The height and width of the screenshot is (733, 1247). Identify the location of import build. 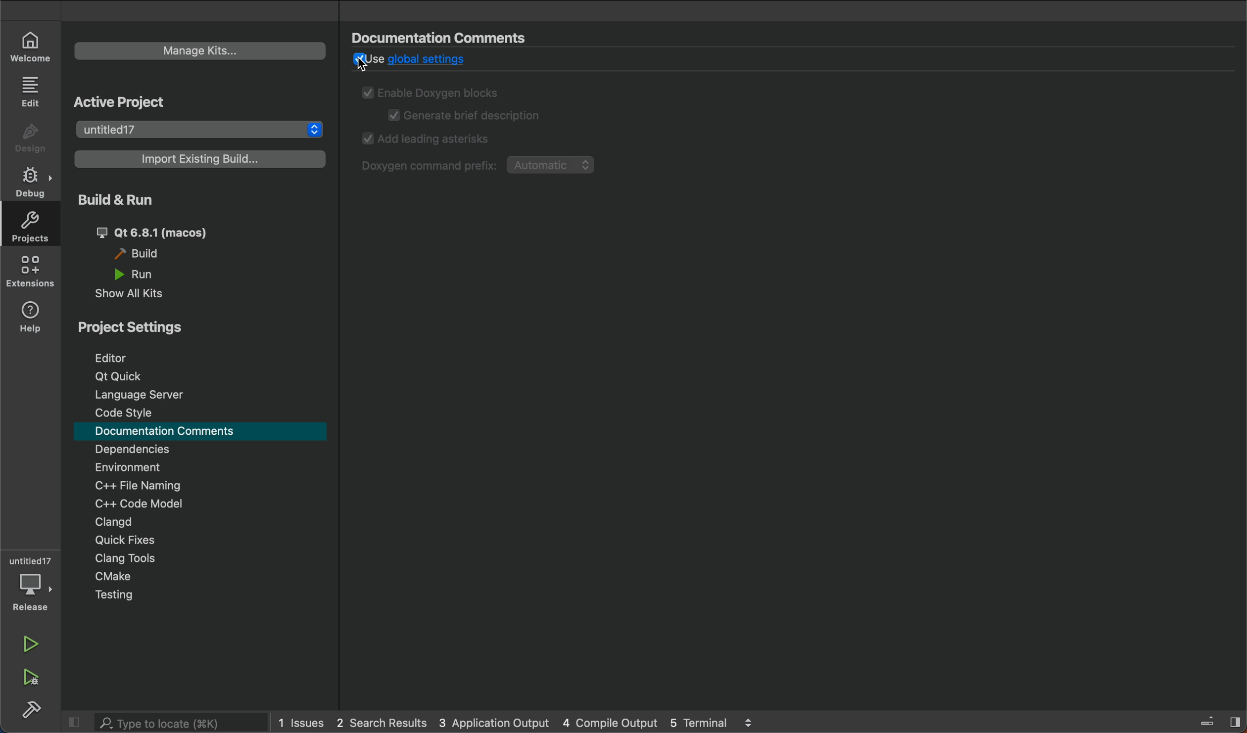
(201, 159).